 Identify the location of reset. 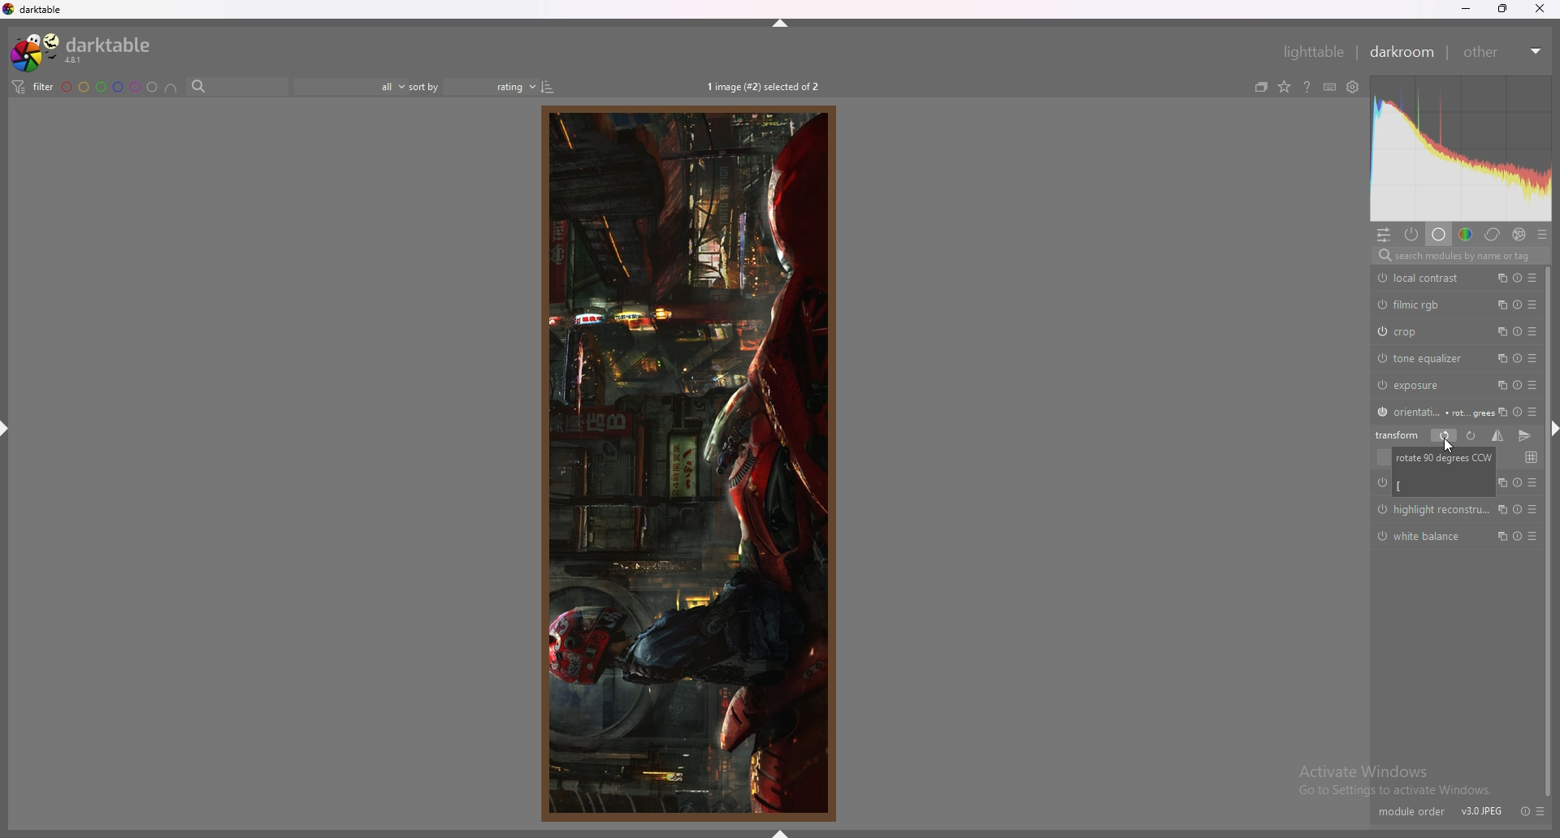
(1517, 536).